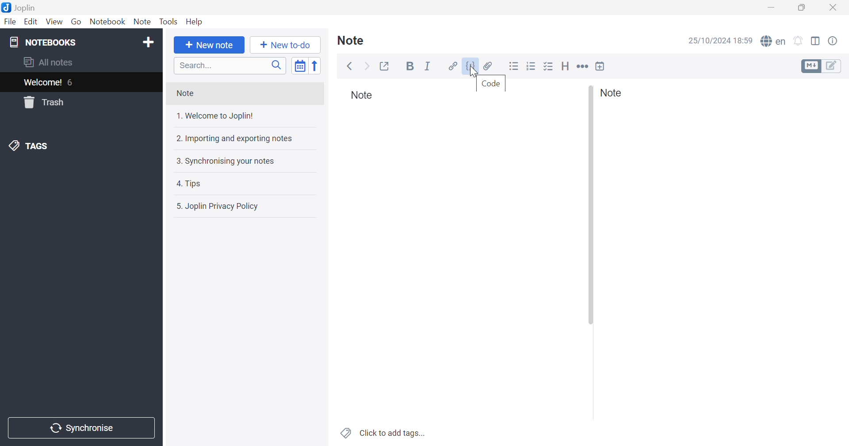 This screenshot has width=849, height=446. I want to click on Toggle sort order field: updated date -> created date, so click(299, 65).